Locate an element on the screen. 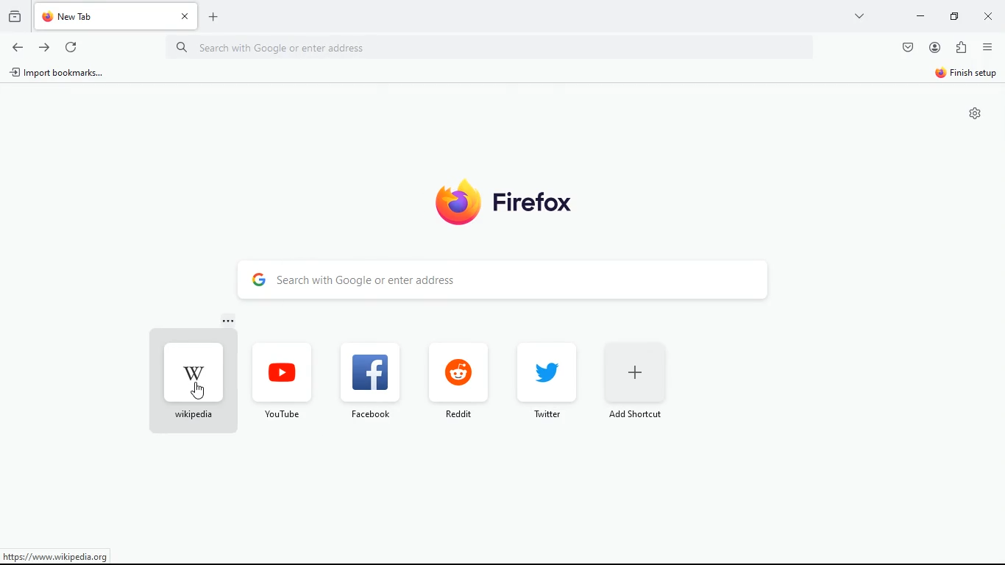 This screenshot has width=1005, height=565. wikipedia is located at coordinates (193, 415).